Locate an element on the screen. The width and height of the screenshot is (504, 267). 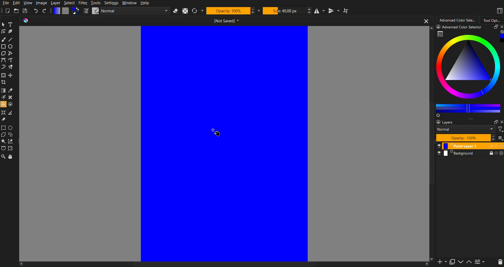
close is located at coordinates (501, 121).